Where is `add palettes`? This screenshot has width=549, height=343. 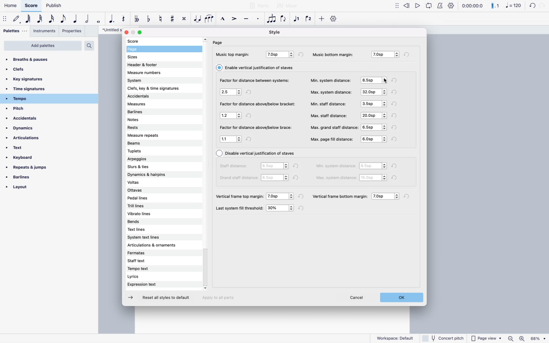
add palettes is located at coordinates (43, 46).